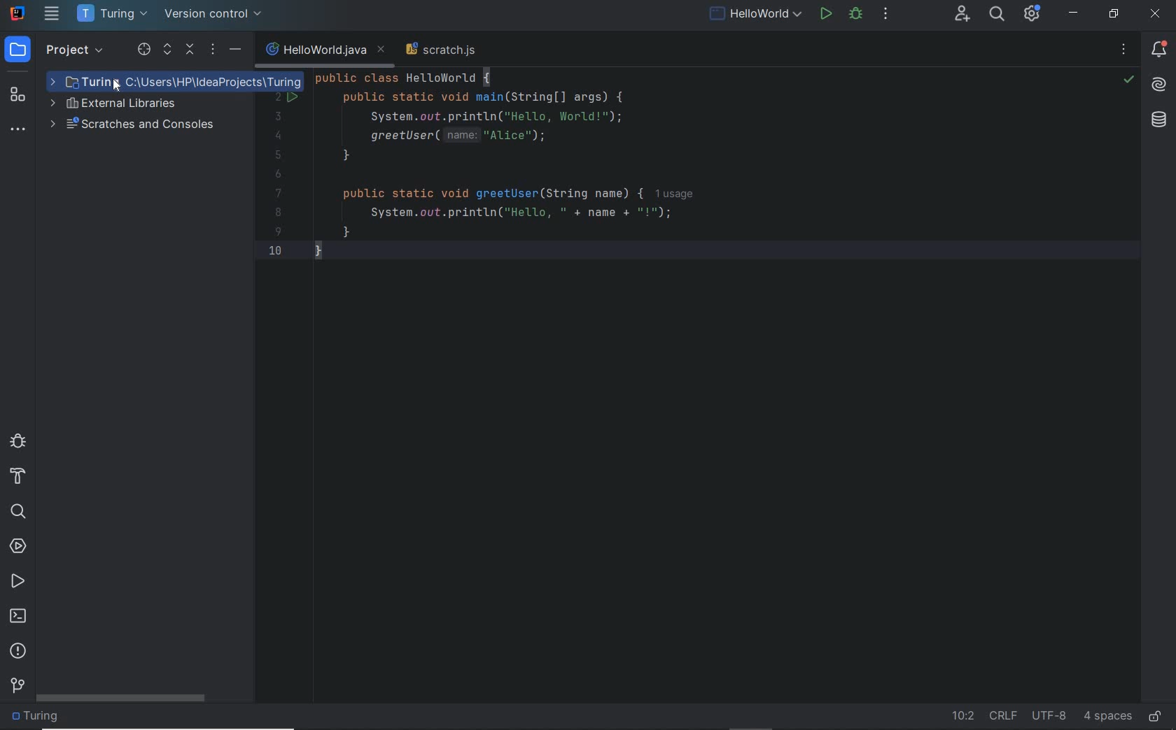 This screenshot has height=730, width=1176. Describe the element at coordinates (16, 687) in the screenshot. I see `version control` at that location.